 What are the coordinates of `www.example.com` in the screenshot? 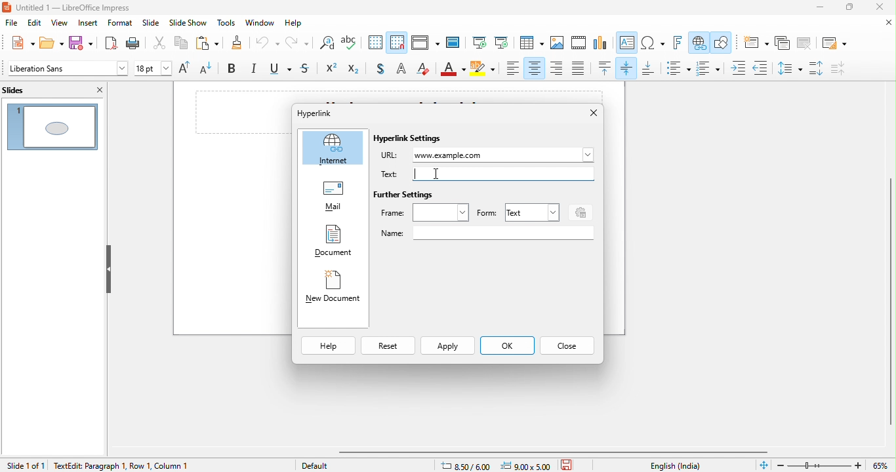 It's located at (505, 155).